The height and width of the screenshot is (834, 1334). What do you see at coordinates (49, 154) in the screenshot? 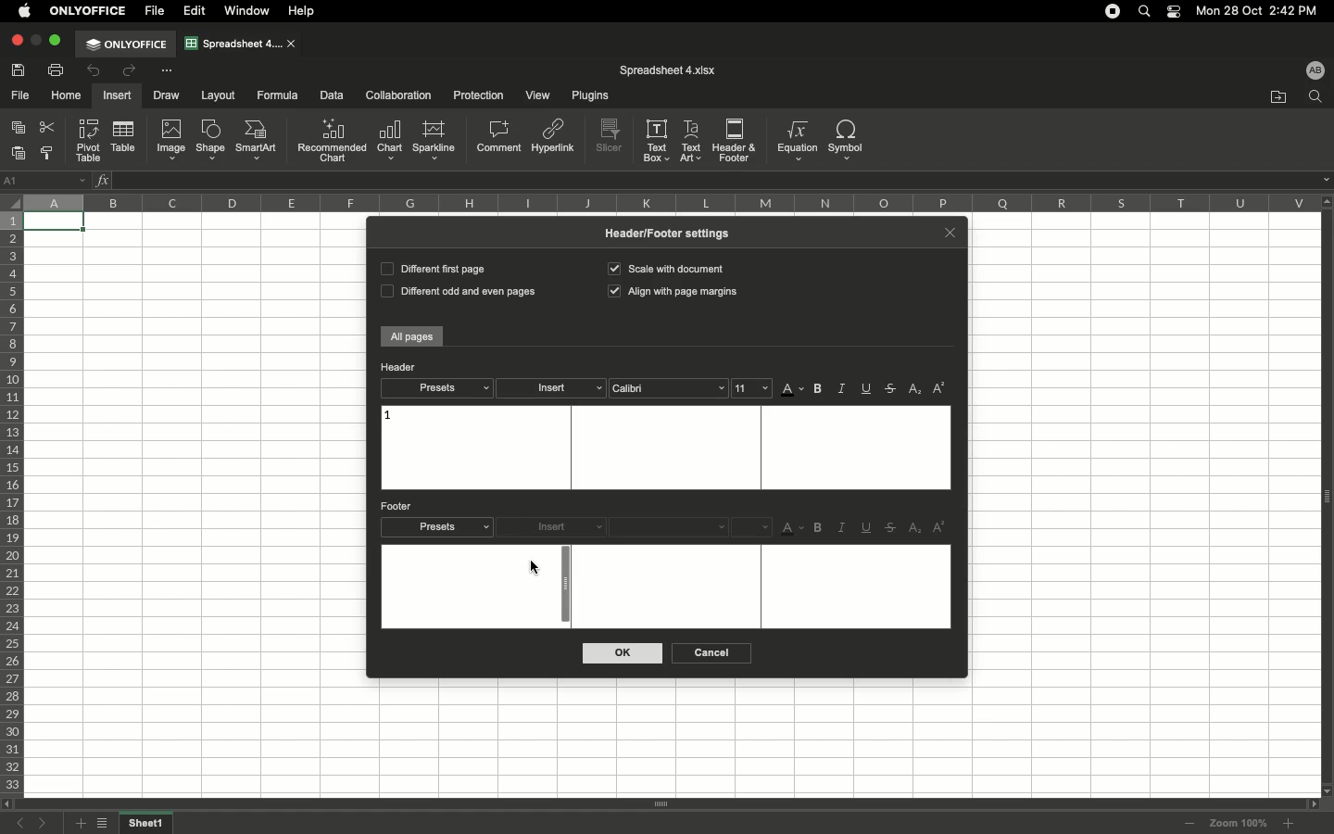
I see `Copy style` at bounding box center [49, 154].